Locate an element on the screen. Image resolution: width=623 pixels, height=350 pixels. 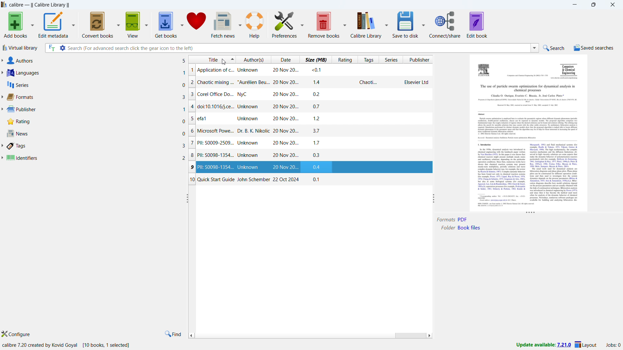
04 is located at coordinates (319, 167).